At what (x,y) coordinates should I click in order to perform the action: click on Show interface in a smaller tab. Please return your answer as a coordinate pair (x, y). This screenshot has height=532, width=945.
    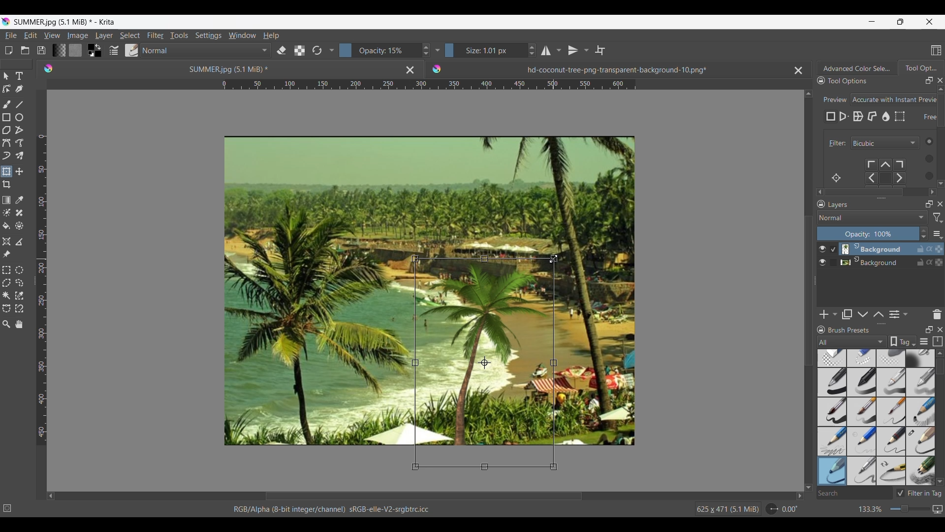
    Looking at the image, I should click on (900, 22).